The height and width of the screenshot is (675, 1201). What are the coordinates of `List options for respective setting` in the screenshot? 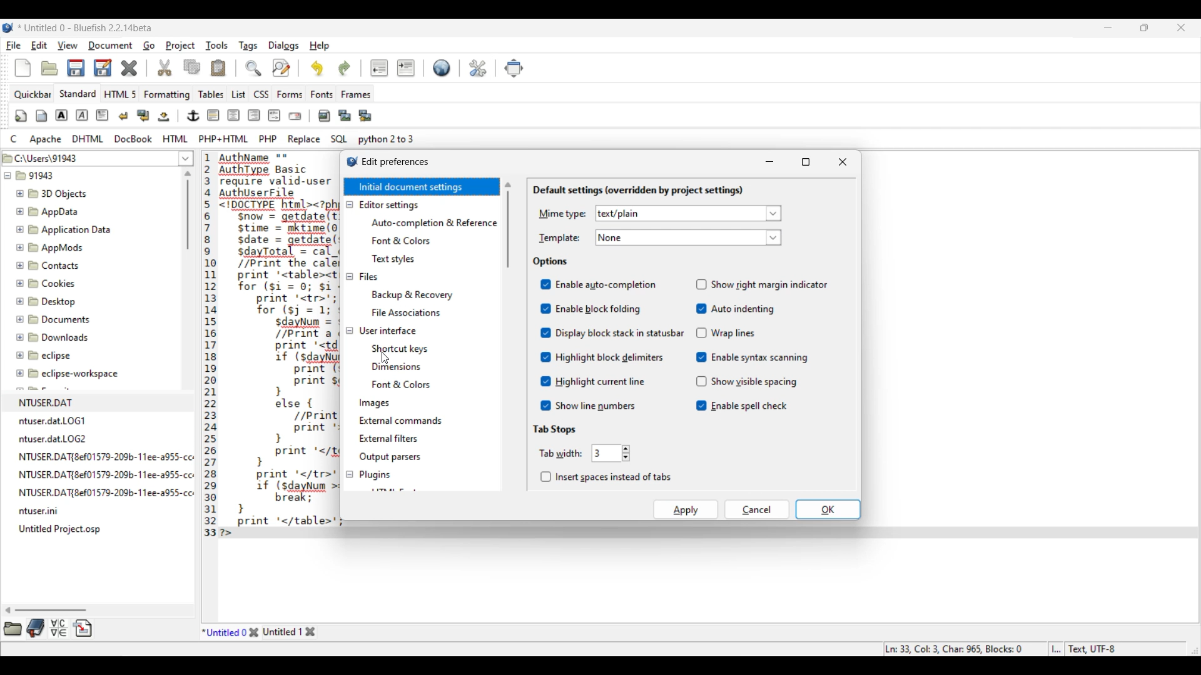 It's located at (774, 226).